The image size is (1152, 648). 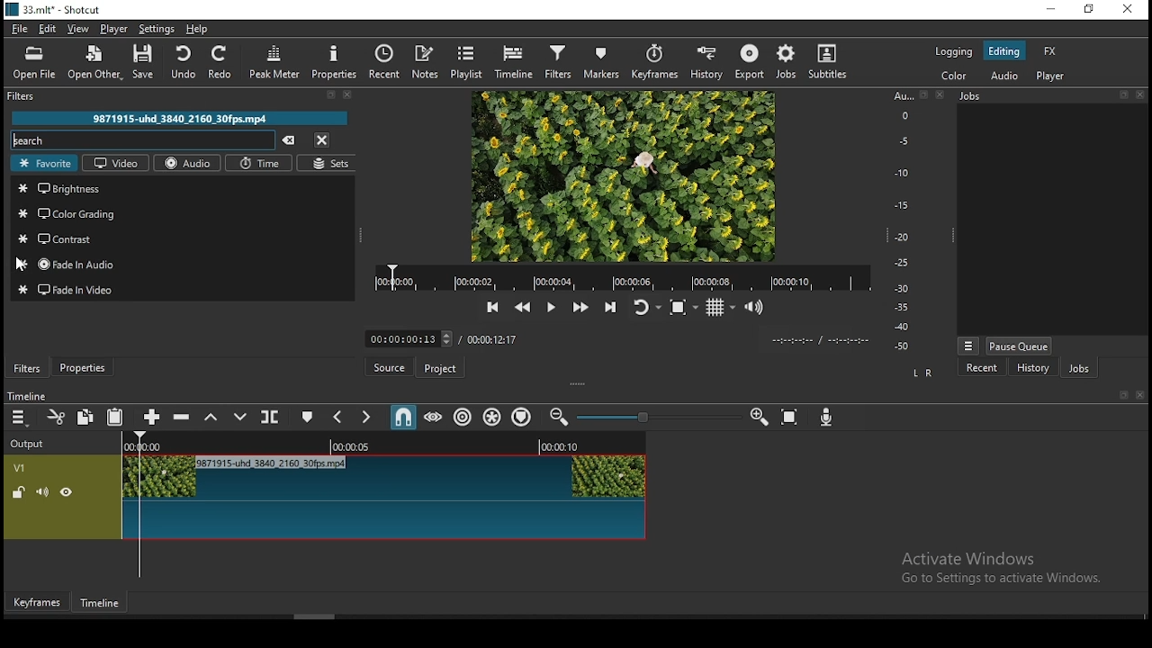 I want to click on timeline, so click(x=517, y=61).